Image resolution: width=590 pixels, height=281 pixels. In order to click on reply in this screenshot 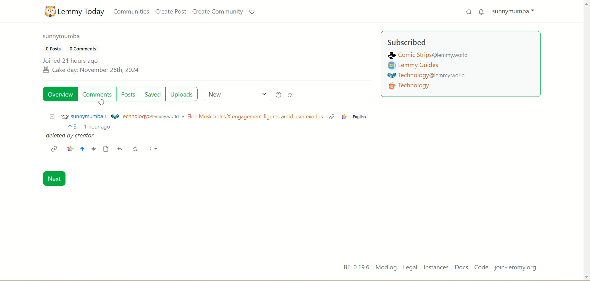, I will do `click(120, 149)`.